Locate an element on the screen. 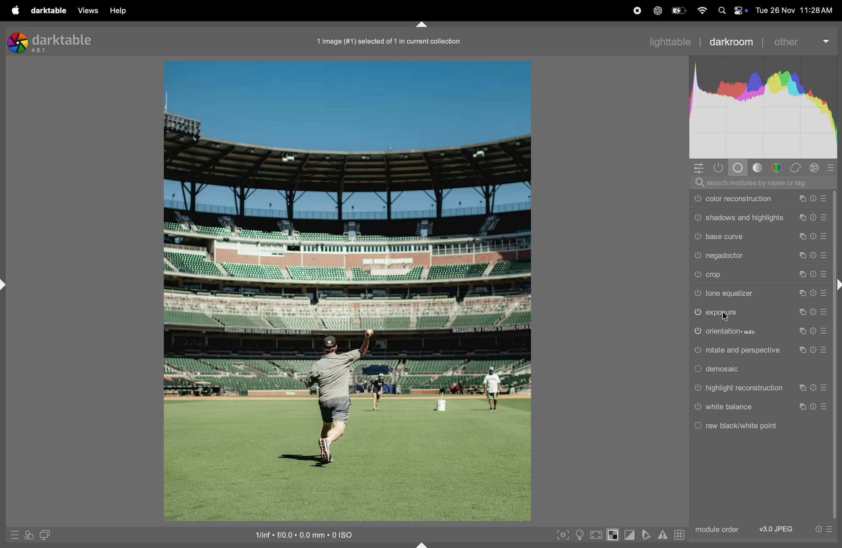 This screenshot has width=842, height=548. expand or collapse  is located at coordinates (423, 544).